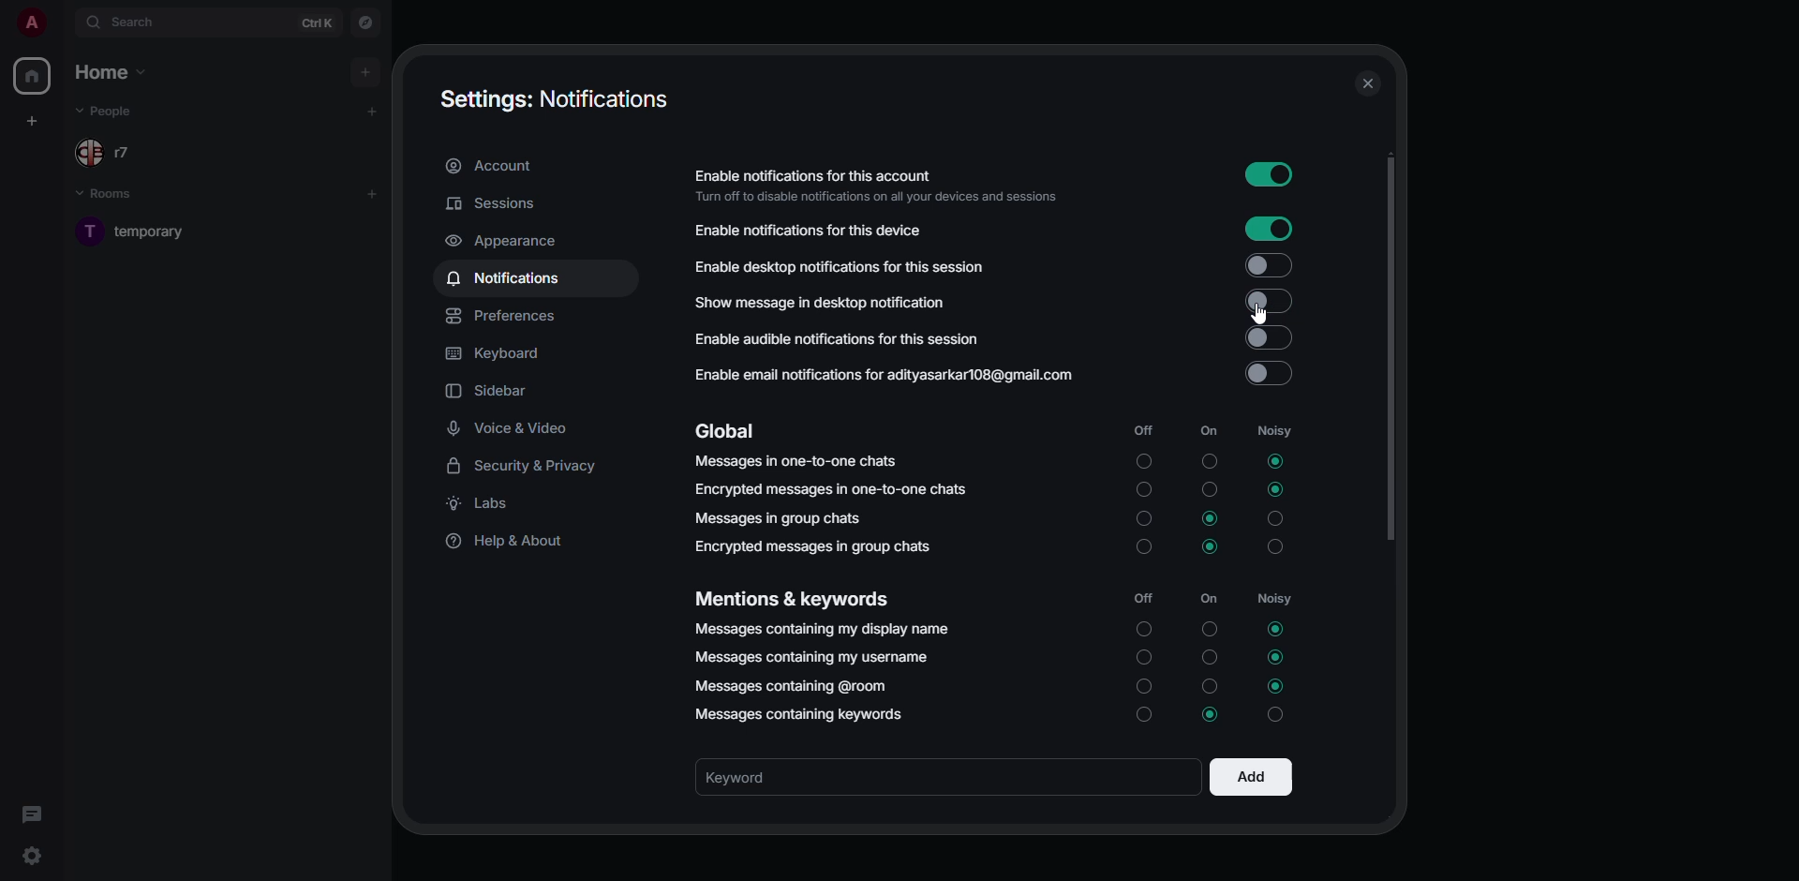  I want to click on selected, so click(1274, 685).